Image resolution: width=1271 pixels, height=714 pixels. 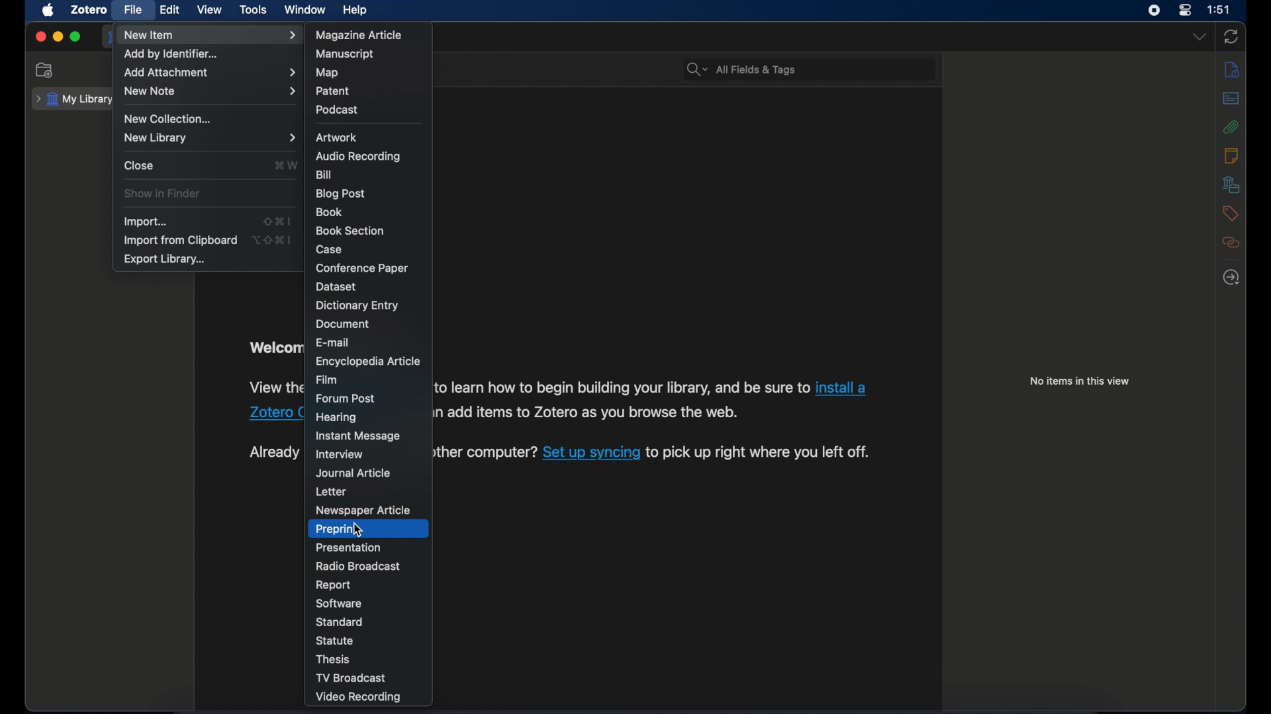 I want to click on patent, so click(x=333, y=91).